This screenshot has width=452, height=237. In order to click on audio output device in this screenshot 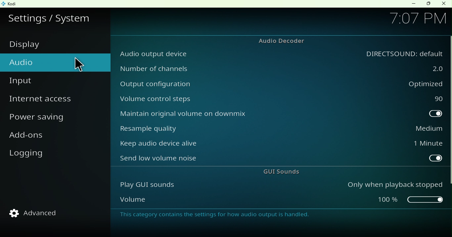, I will do `click(402, 52)`.